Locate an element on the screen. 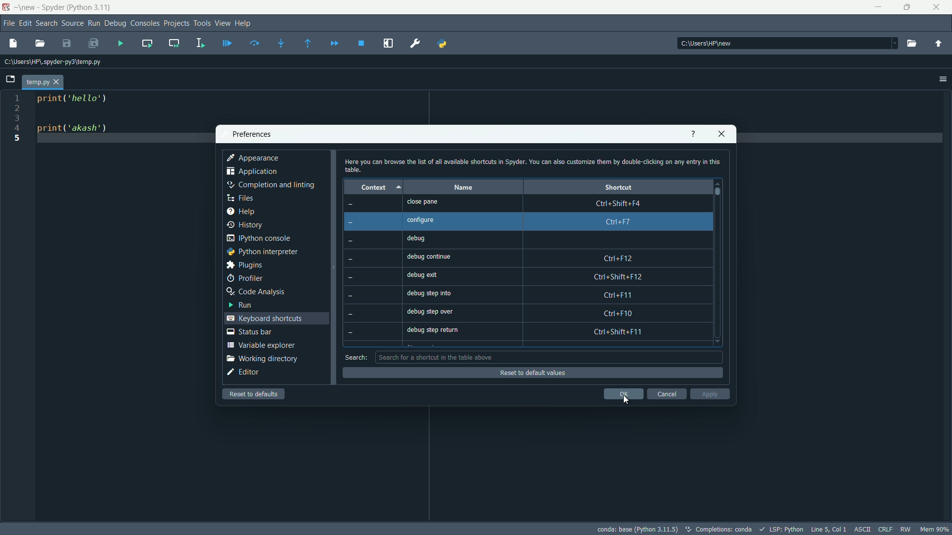 The image size is (952, 535). keyboard shortcut is located at coordinates (619, 267).